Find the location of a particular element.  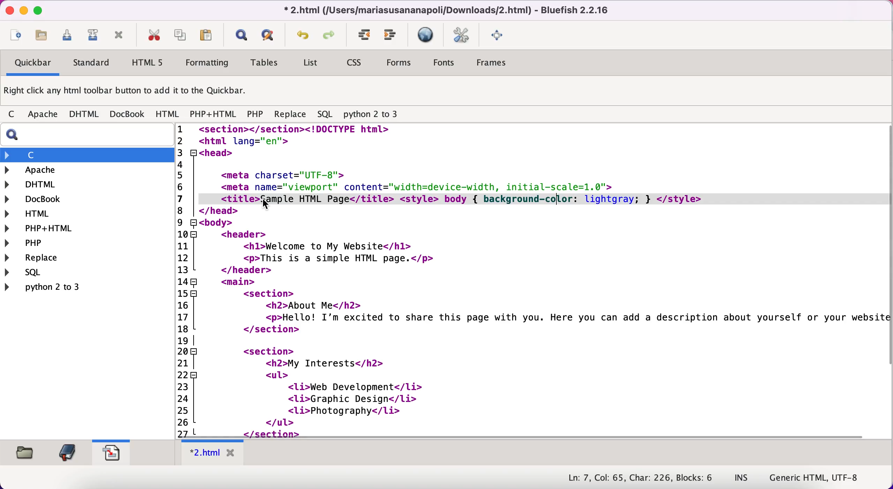

dhtml is located at coordinates (35, 184).